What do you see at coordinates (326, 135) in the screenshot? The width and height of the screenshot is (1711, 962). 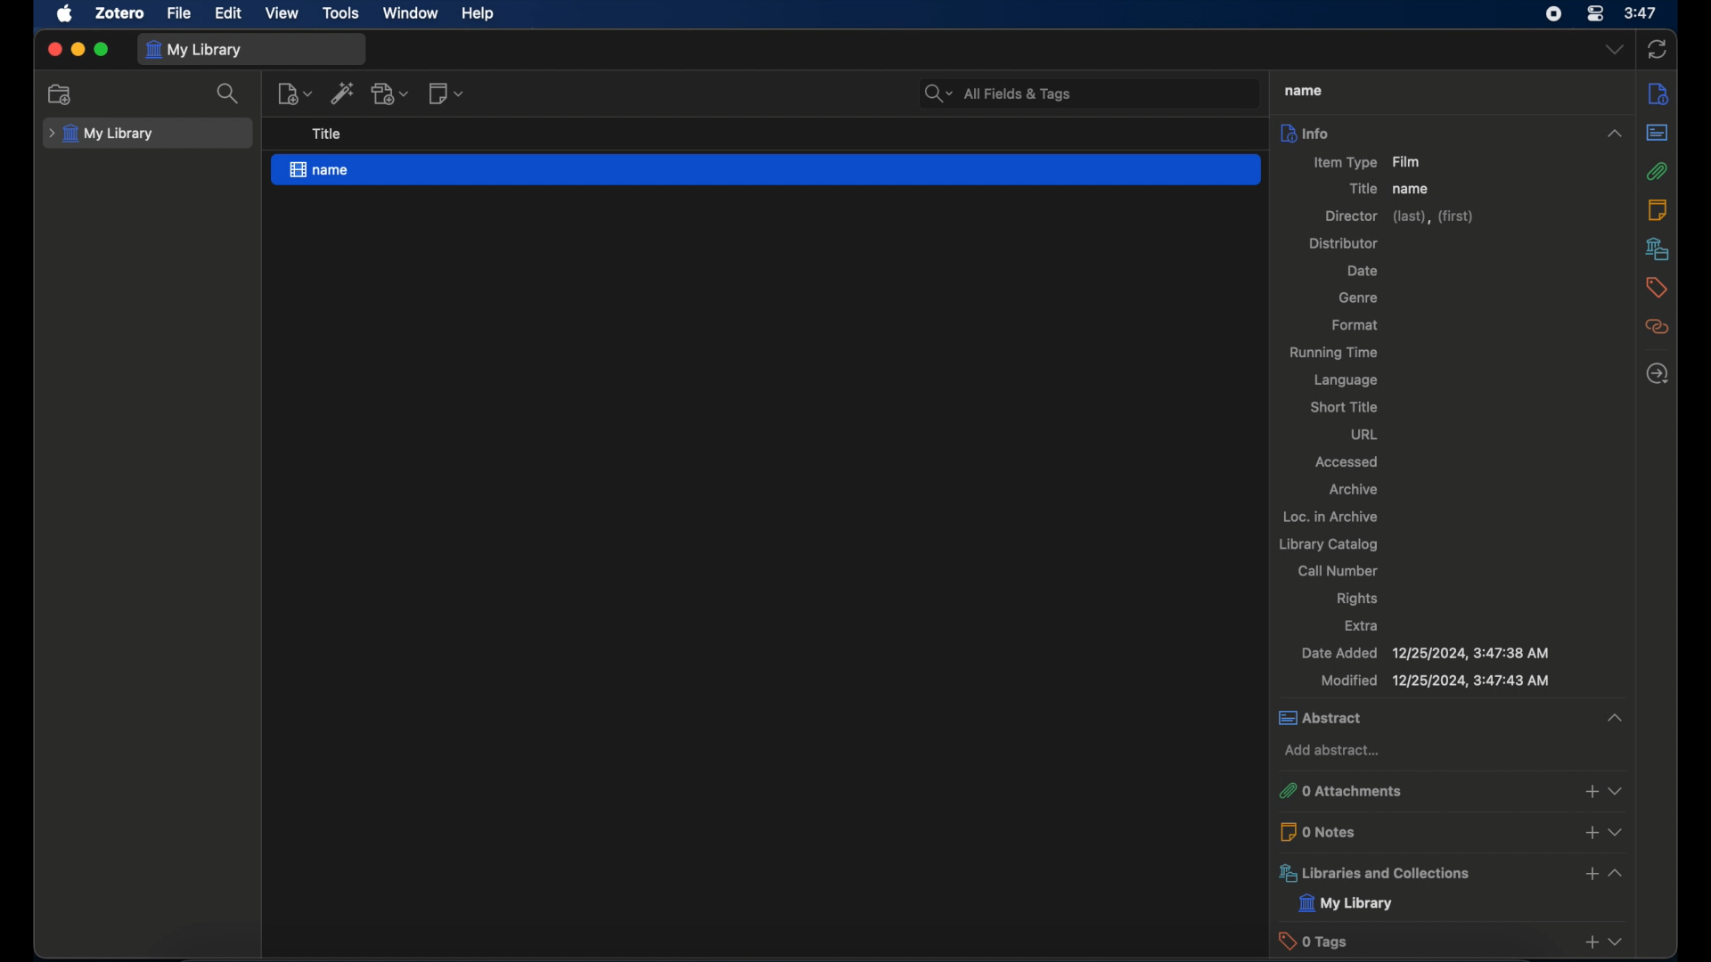 I see `title` at bounding box center [326, 135].